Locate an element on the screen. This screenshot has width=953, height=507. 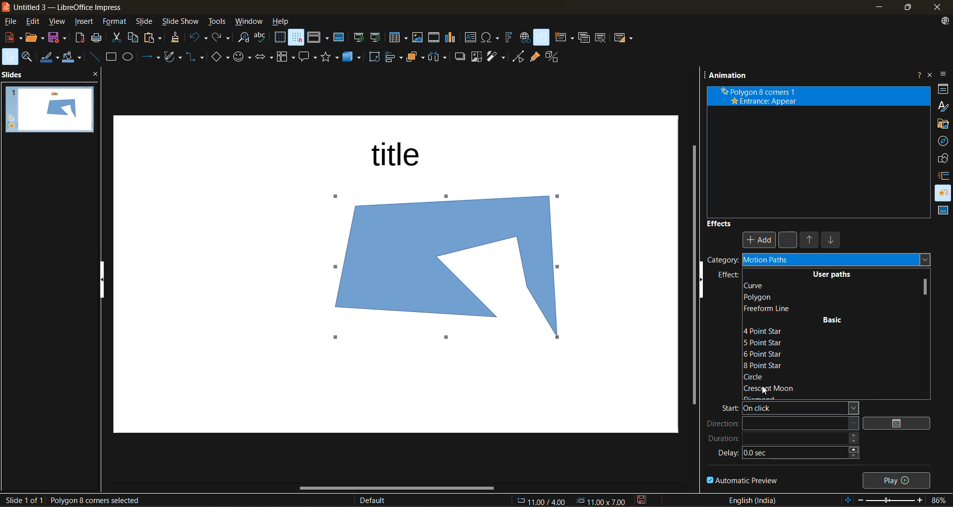
insert is located at coordinates (83, 22).